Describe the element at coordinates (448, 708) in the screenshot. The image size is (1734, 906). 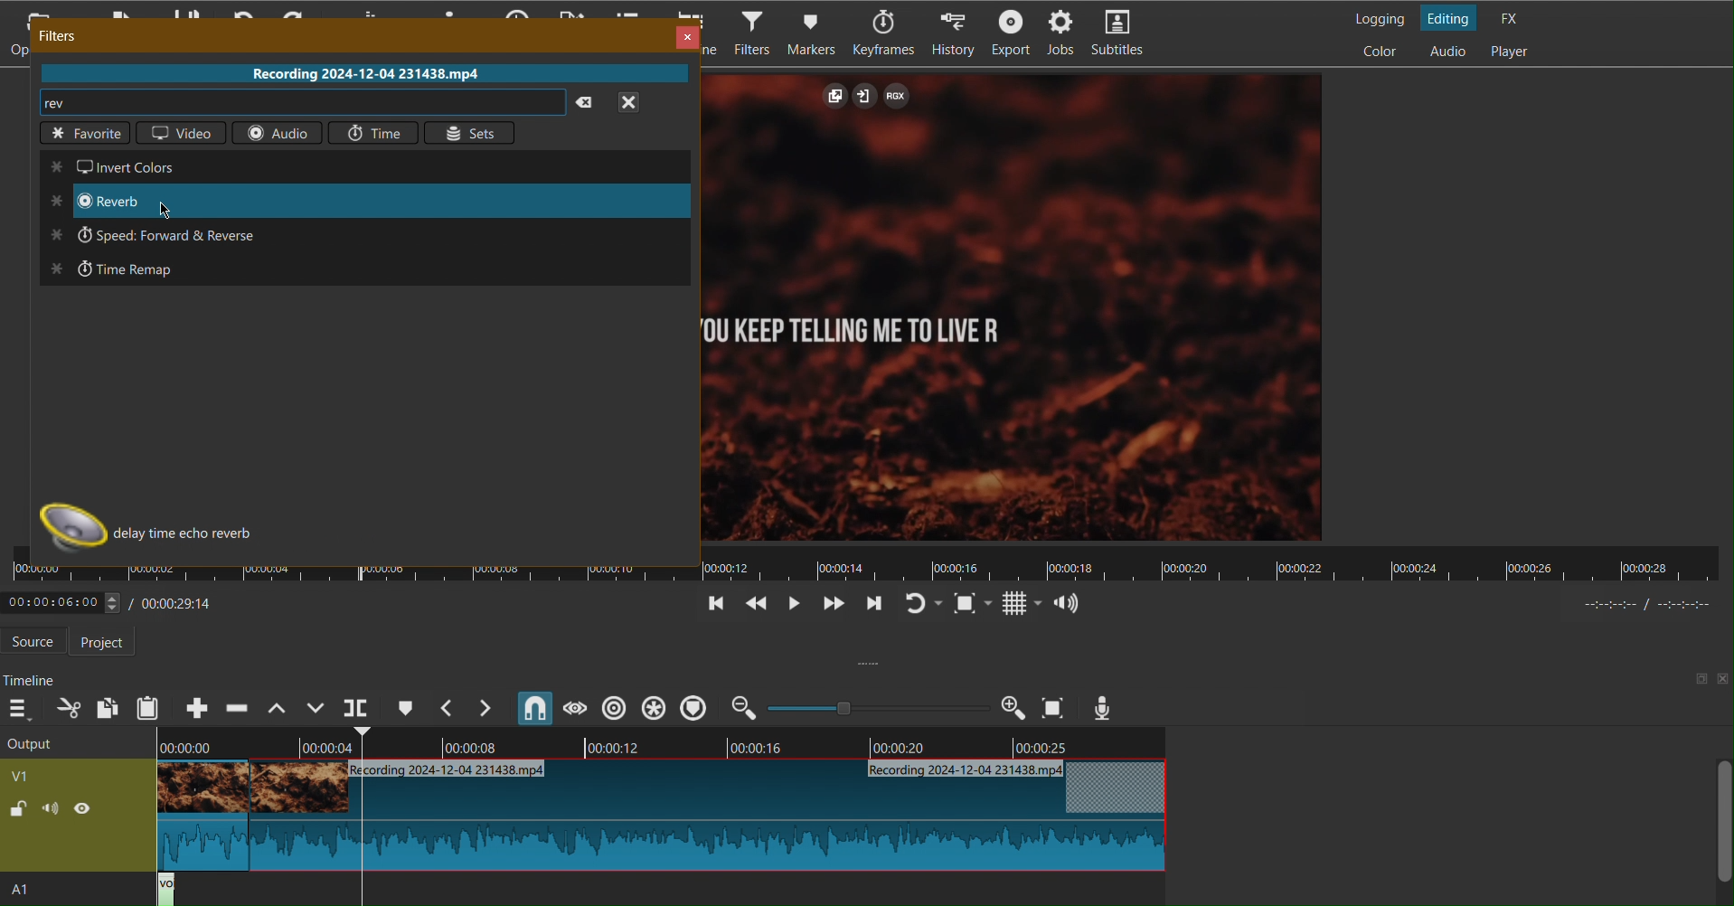
I see `Previous Marker` at that location.